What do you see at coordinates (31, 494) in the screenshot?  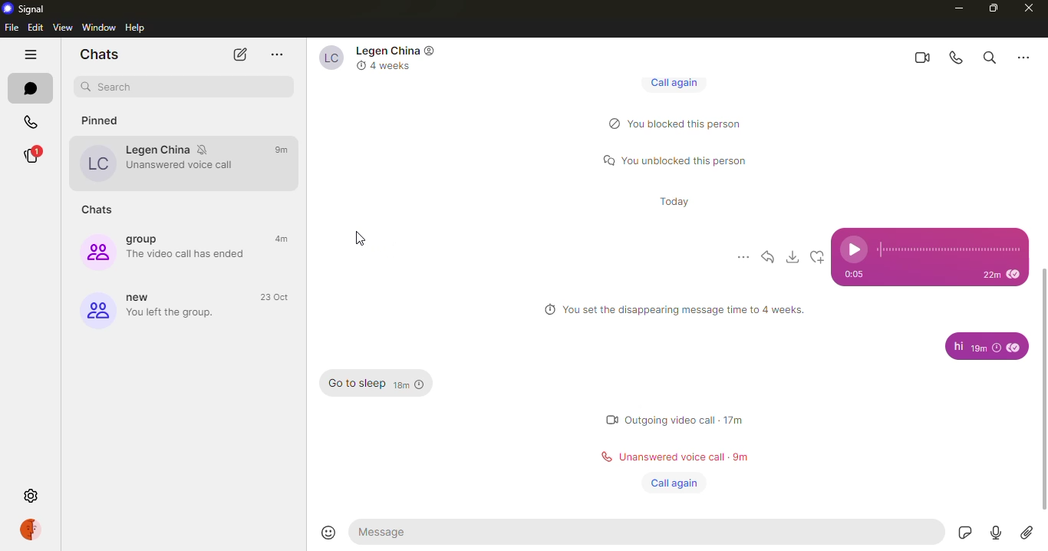 I see `settings` at bounding box center [31, 494].